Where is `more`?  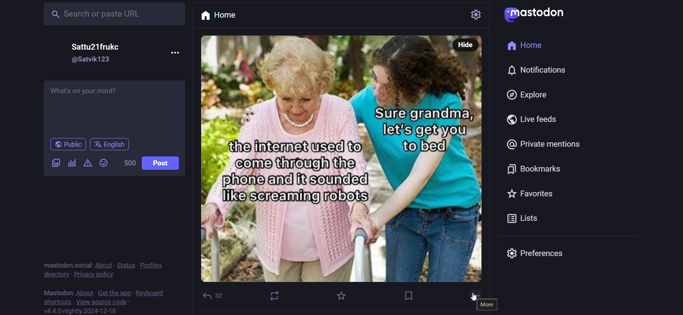
more is located at coordinates (488, 305).